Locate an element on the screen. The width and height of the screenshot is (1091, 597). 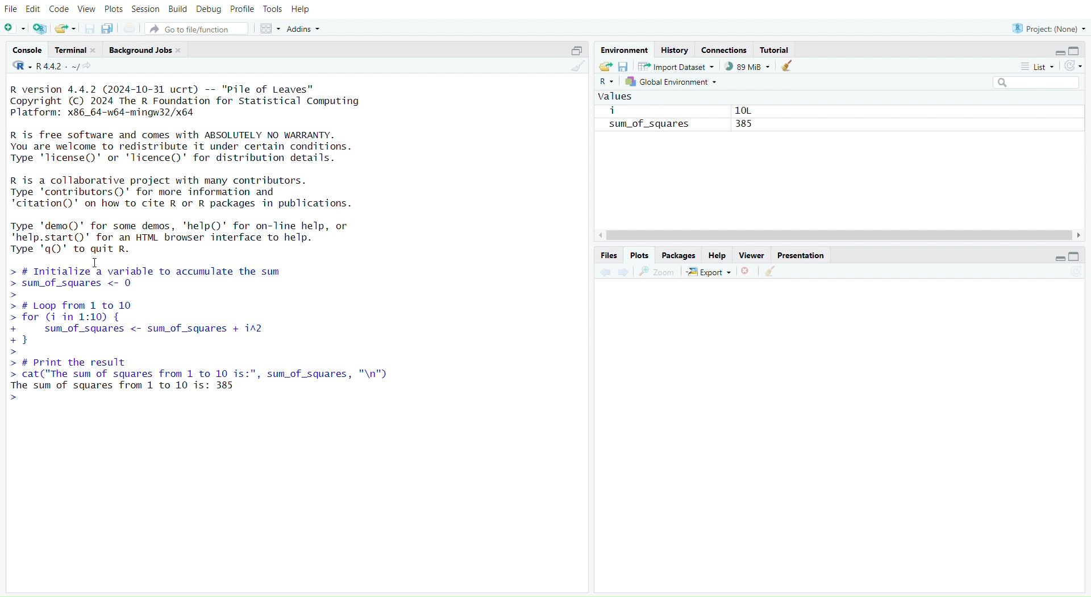
tutorial is located at coordinates (776, 51).